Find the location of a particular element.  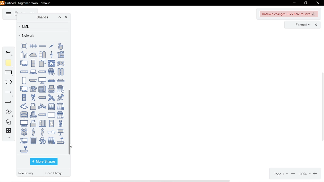

external storage is located at coordinates (42, 63).